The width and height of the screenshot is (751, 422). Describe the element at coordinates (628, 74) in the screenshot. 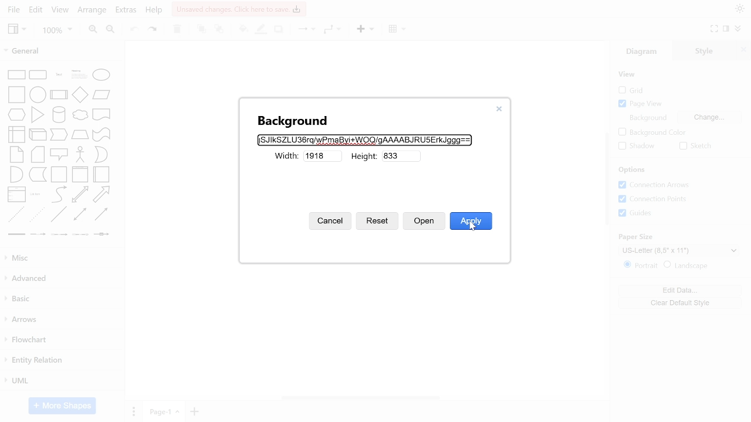

I see `View` at that location.